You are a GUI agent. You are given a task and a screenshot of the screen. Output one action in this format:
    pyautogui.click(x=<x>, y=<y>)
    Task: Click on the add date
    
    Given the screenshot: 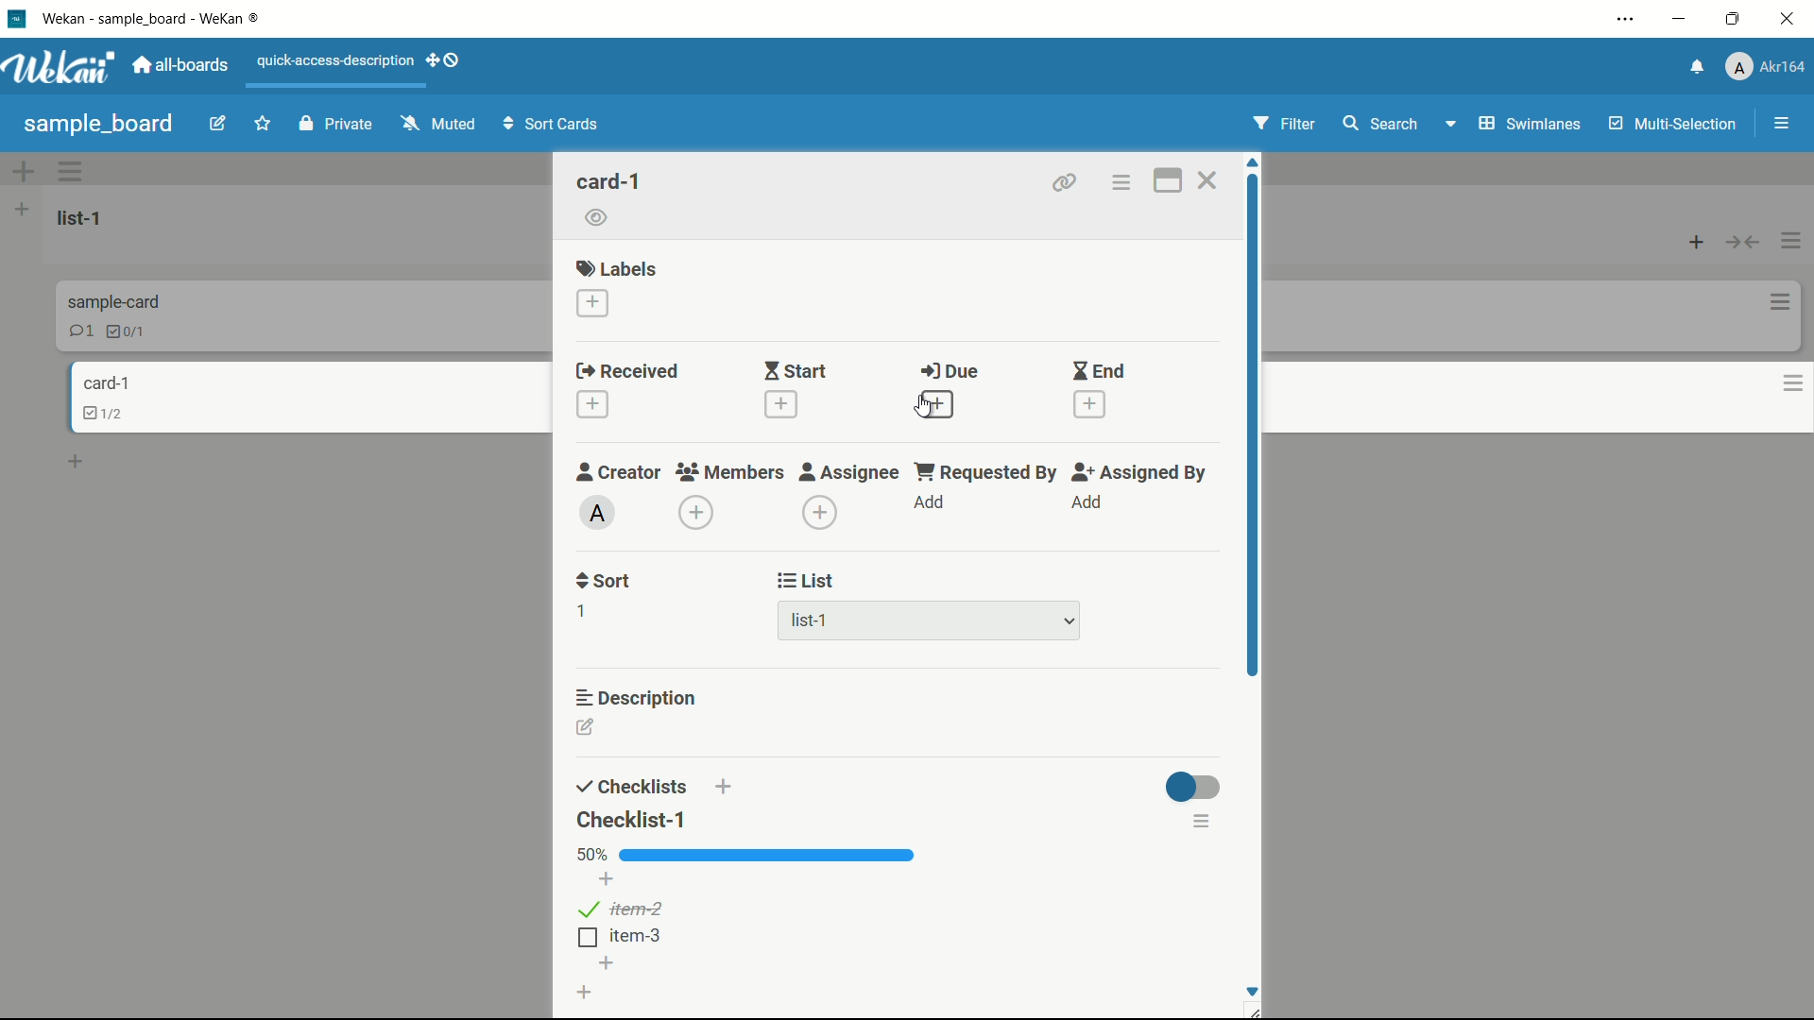 What is the action you would take?
    pyautogui.click(x=1090, y=405)
    